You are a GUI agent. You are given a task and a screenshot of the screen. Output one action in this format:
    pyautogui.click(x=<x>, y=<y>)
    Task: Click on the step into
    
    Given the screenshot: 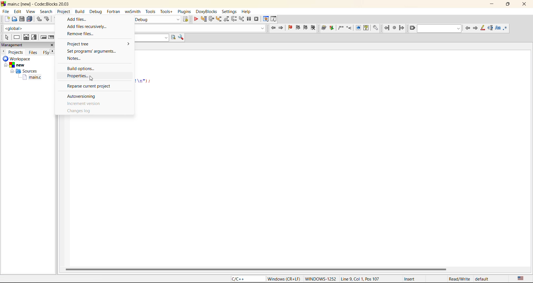 What is the action you would take?
    pyautogui.click(x=218, y=20)
    